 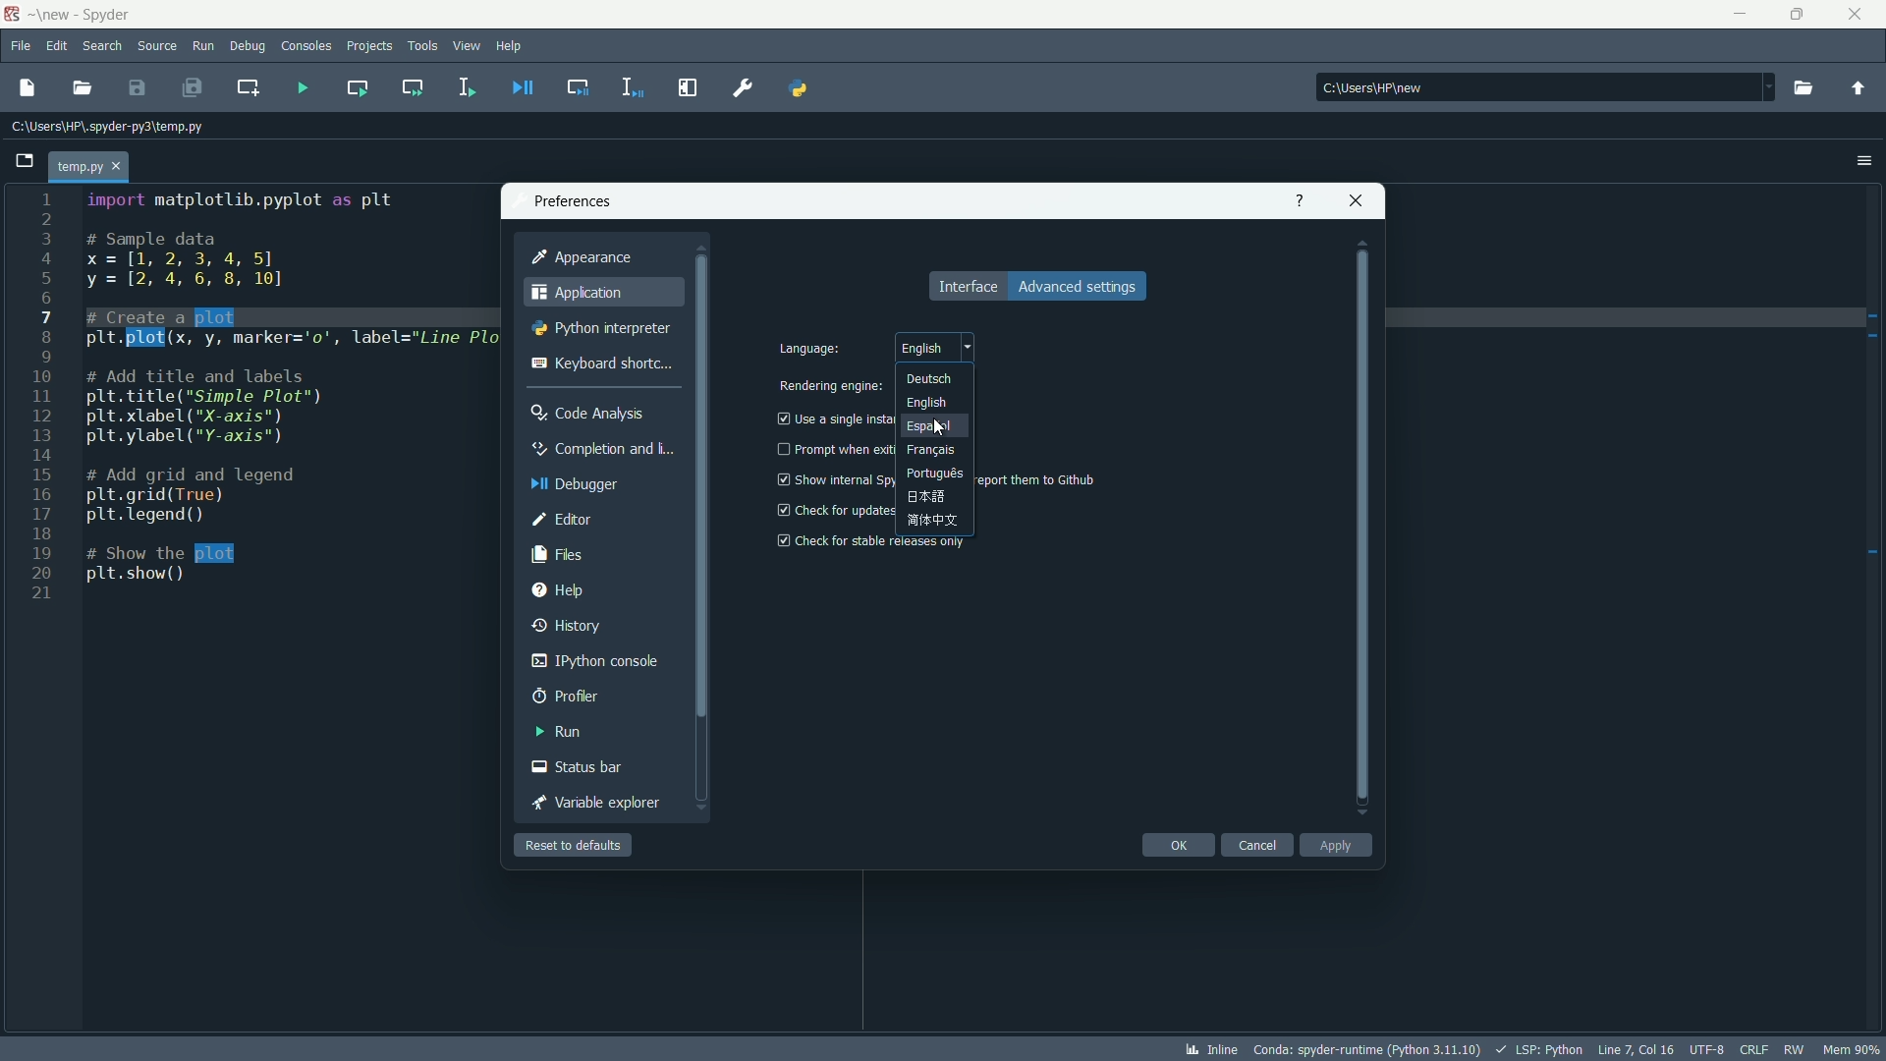 I want to click on debug file, so click(x=524, y=88).